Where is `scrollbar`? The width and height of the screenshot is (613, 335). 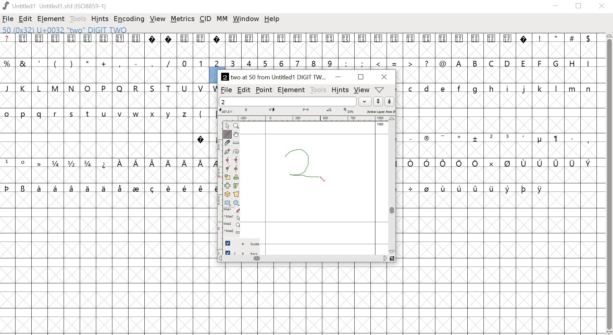 scrollbar is located at coordinates (608, 184).